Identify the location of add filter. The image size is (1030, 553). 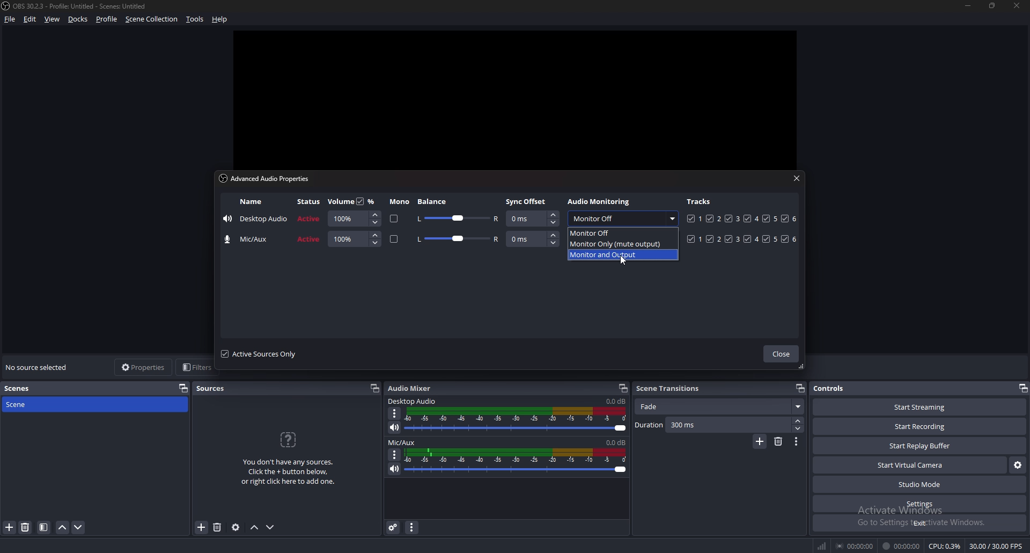
(10, 527).